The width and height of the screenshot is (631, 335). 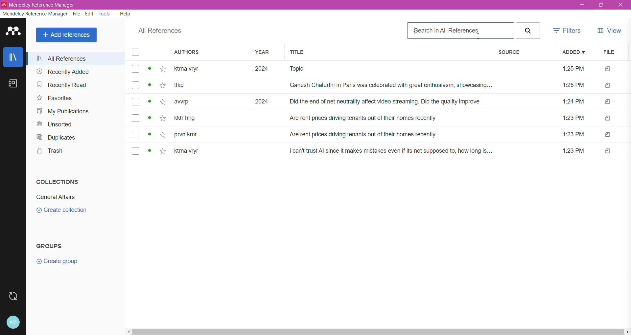 What do you see at coordinates (602, 6) in the screenshot?
I see `Restore Down` at bounding box center [602, 6].